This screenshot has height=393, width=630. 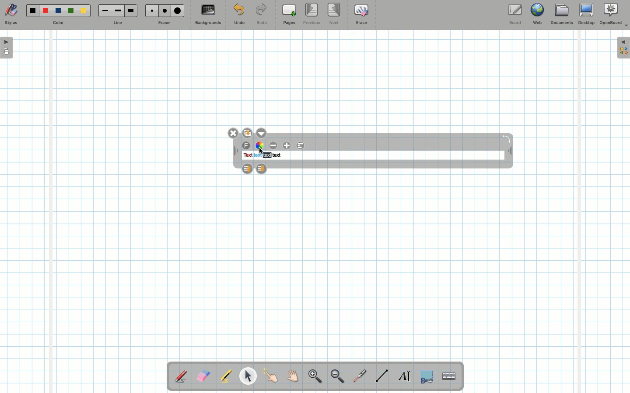 I want to click on Stylus, so click(x=182, y=376).